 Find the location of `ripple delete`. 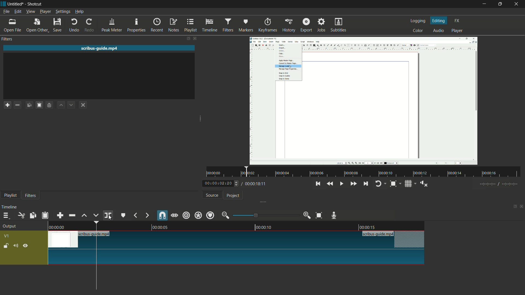

ripple delete is located at coordinates (72, 215).